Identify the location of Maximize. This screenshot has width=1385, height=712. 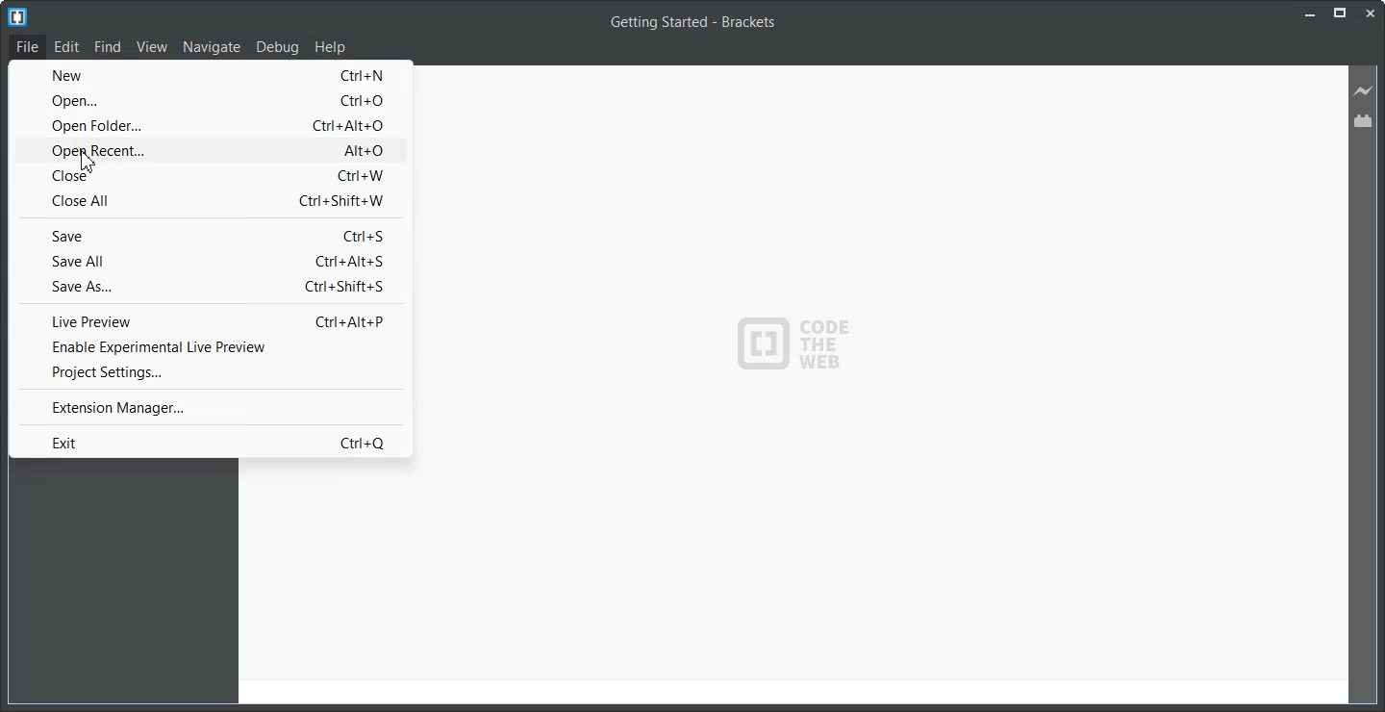
(1341, 14).